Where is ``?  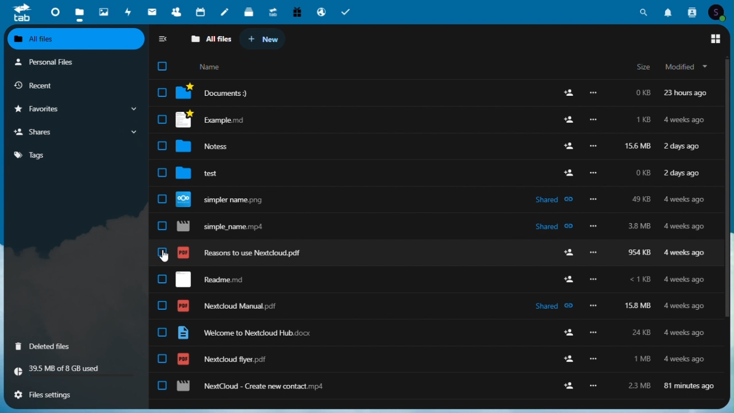  is located at coordinates (592, 227).